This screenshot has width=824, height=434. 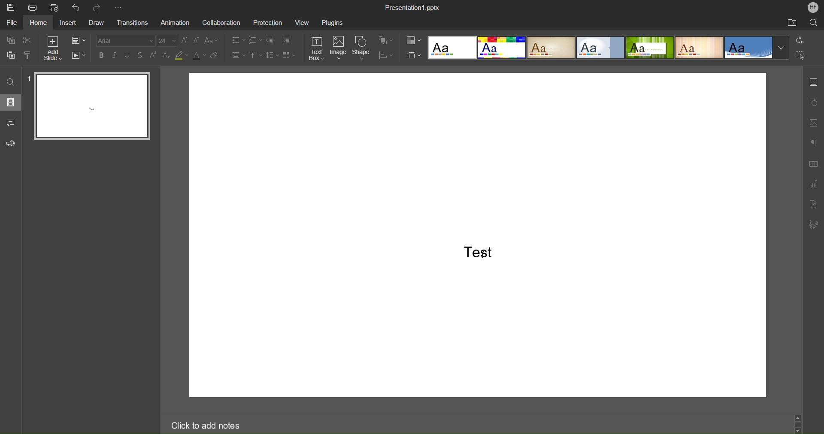 What do you see at coordinates (9, 7) in the screenshot?
I see `Save` at bounding box center [9, 7].